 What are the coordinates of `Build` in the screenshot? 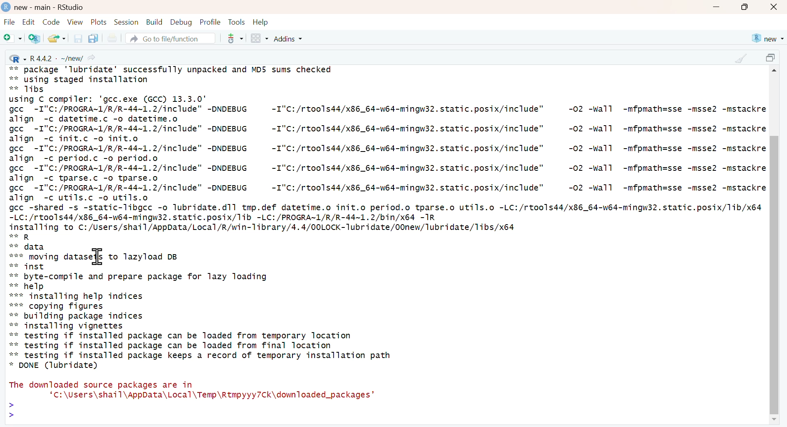 It's located at (154, 22).